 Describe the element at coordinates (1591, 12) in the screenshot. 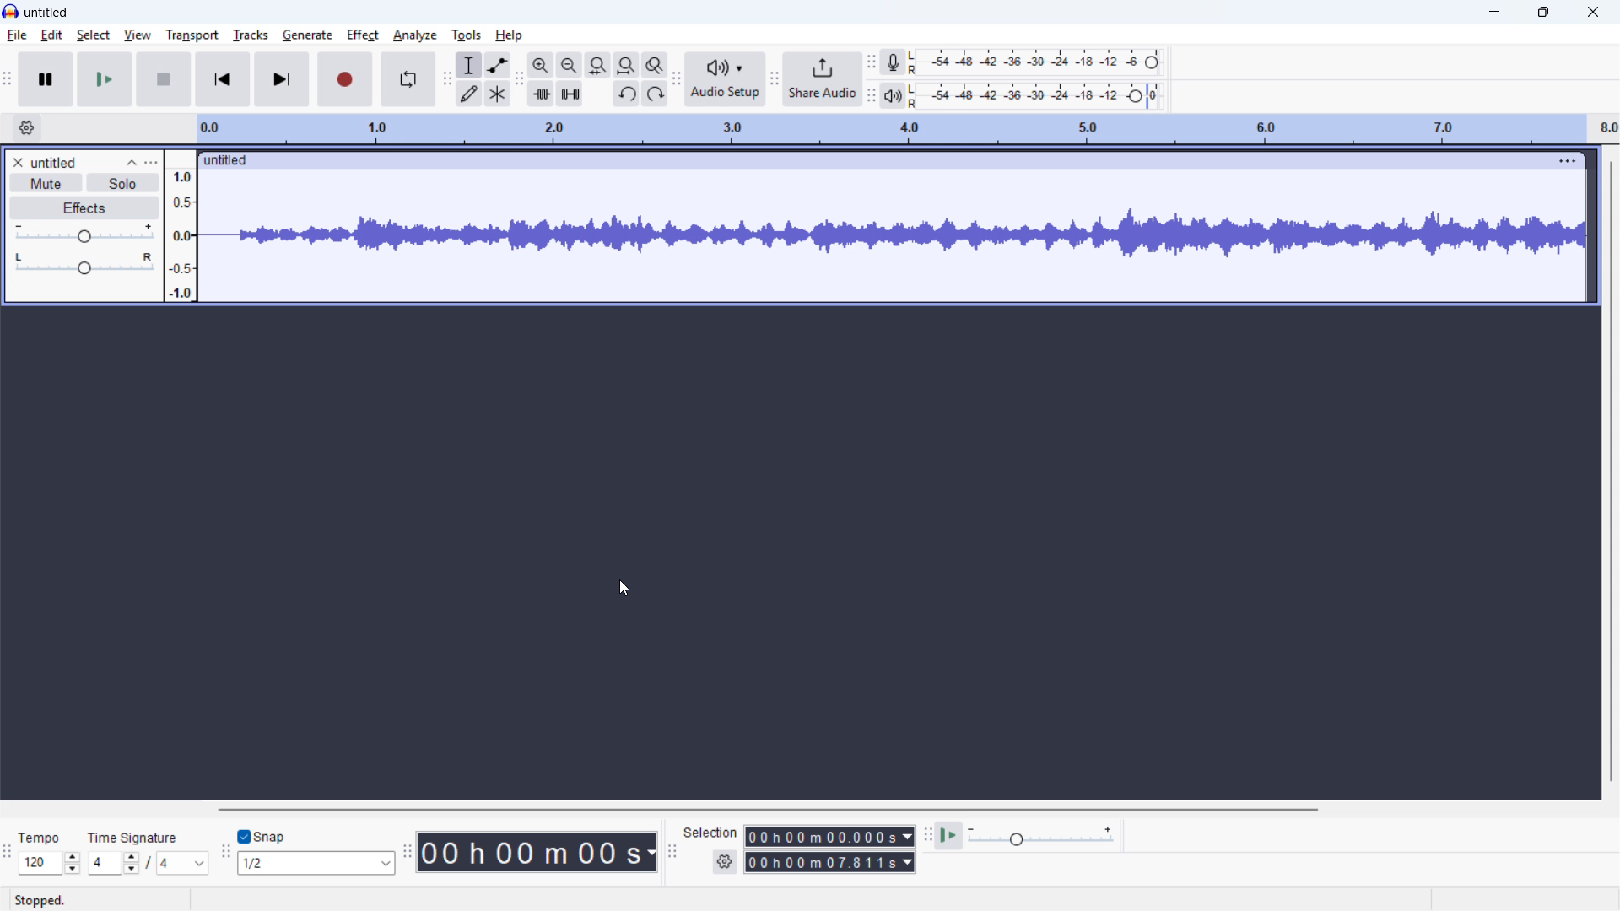

I see `close ` at that location.